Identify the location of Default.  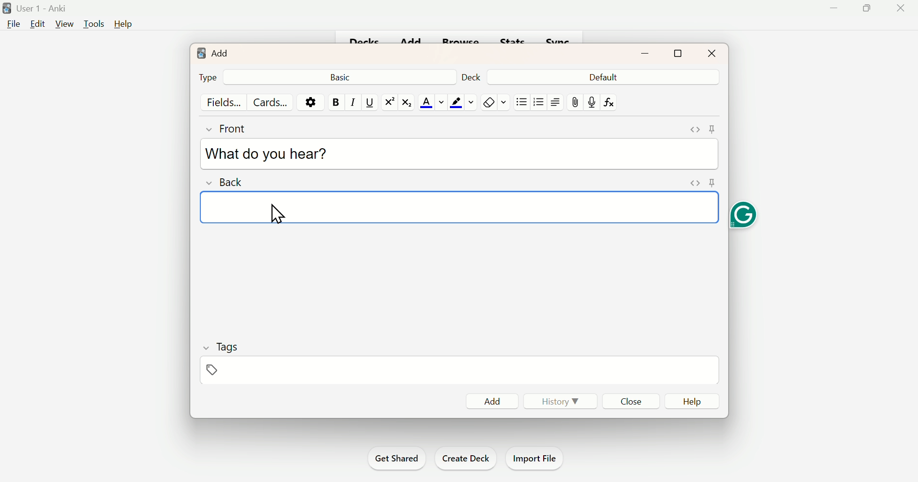
(602, 77).